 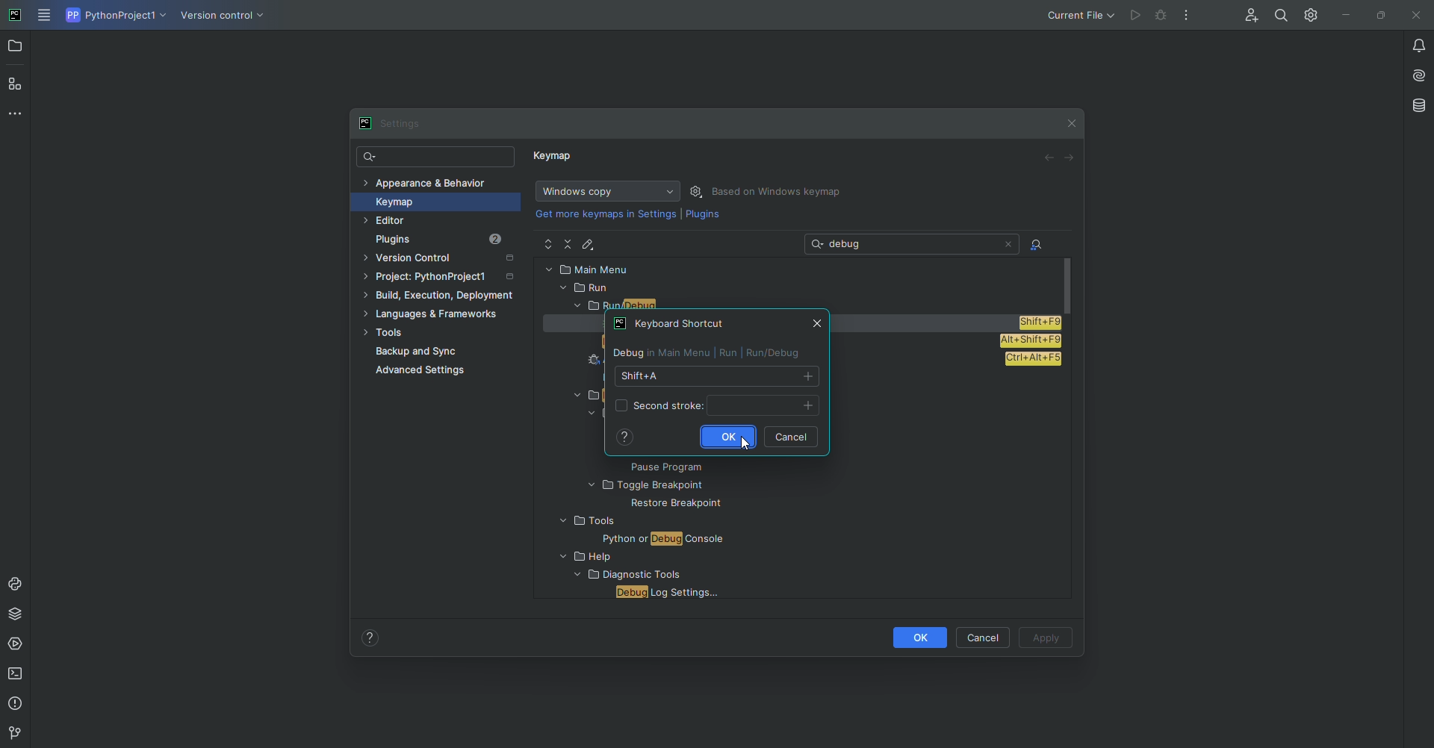 I want to click on Packages, so click(x=19, y=614).